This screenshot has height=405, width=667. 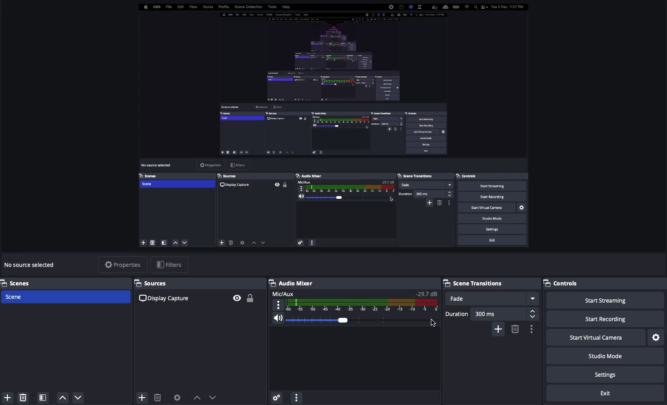 What do you see at coordinates (532, 329) in the screenshot?
I see `Settings / options` at bounding box center [532, 329].